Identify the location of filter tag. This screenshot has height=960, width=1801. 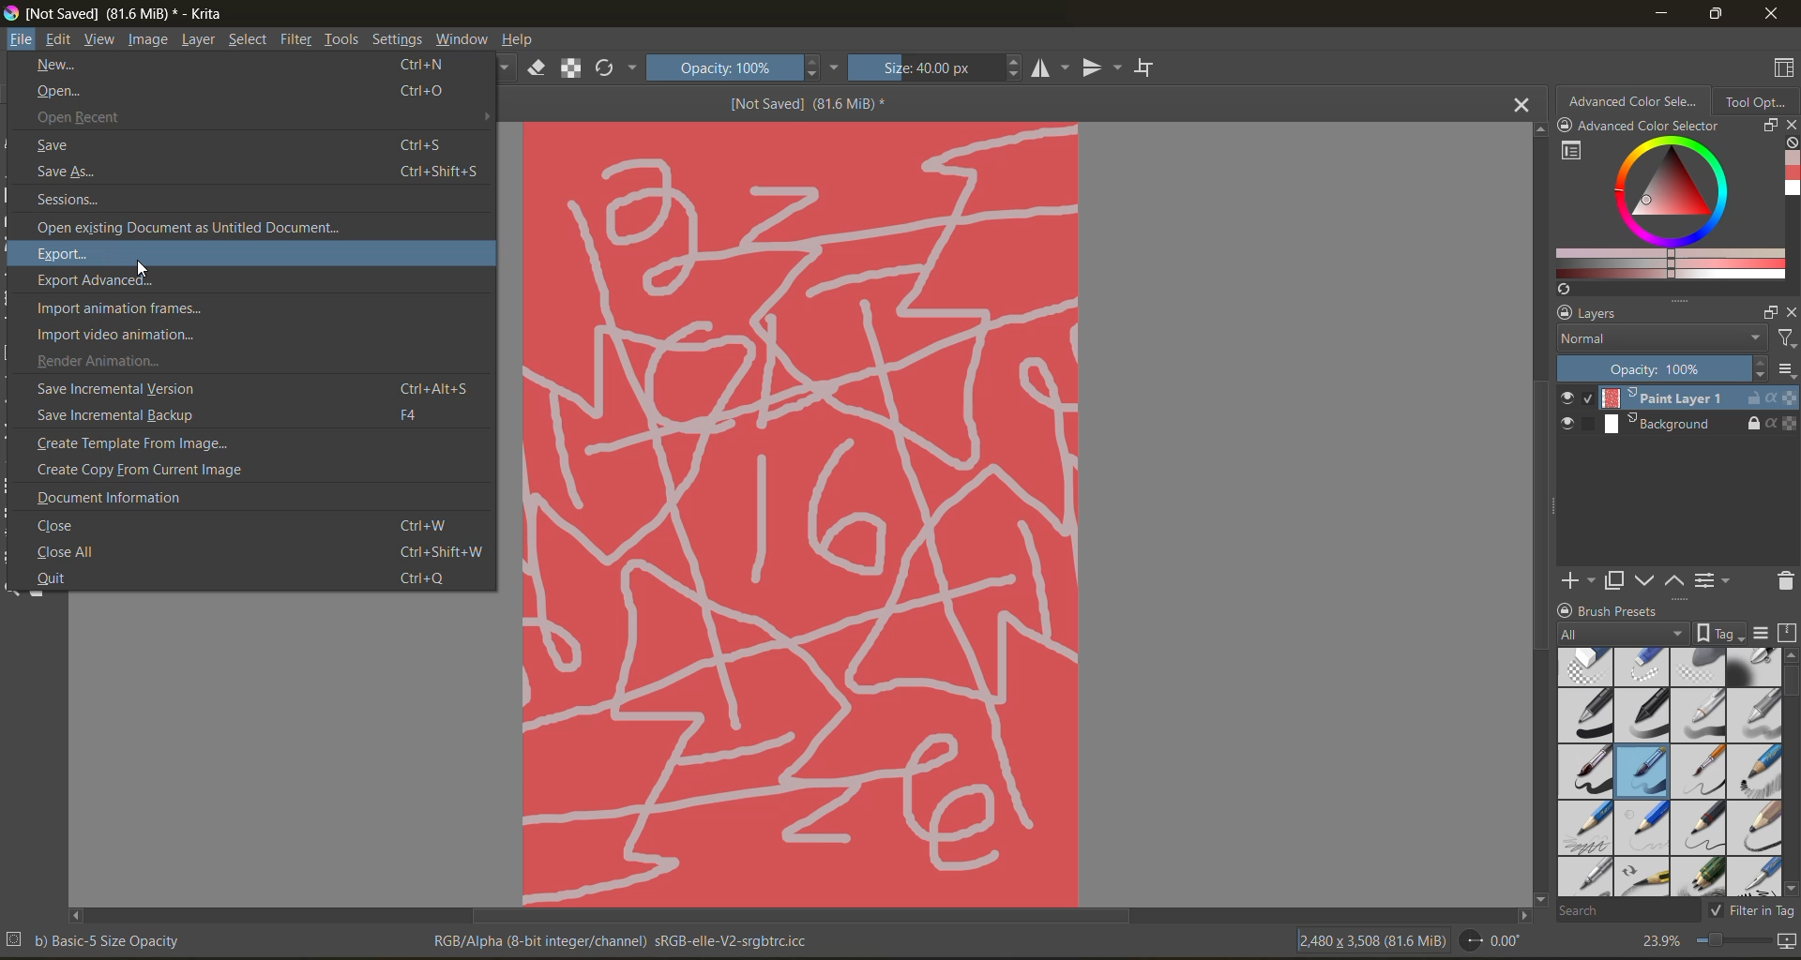
(1748, 909).